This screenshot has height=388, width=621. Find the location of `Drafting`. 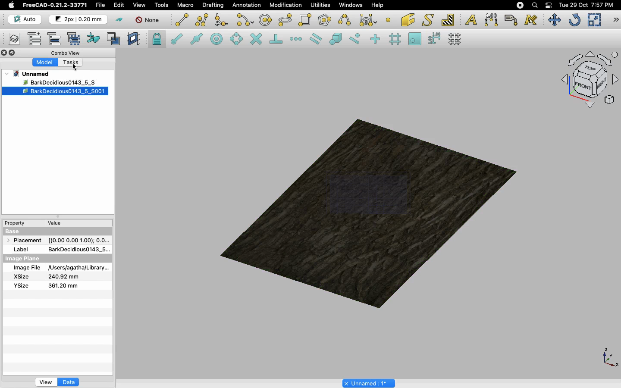

Drafting is located at coordinates (214, 5).